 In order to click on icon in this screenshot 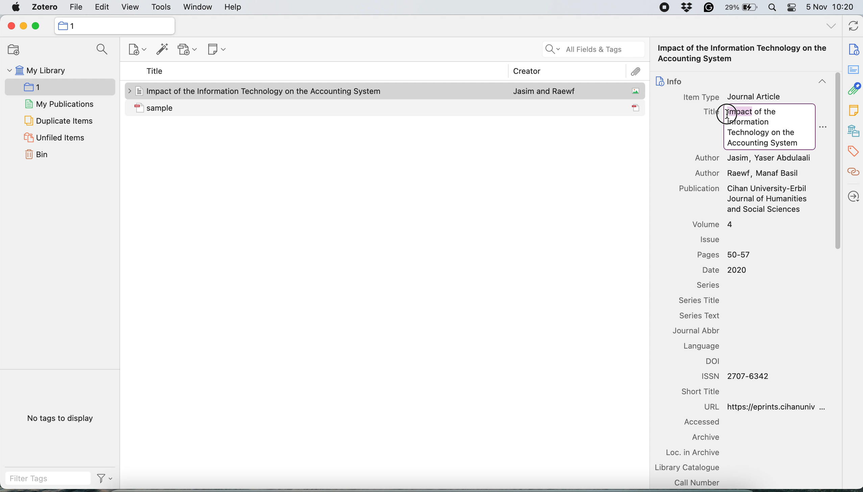, I will do `click(660, 81)`.